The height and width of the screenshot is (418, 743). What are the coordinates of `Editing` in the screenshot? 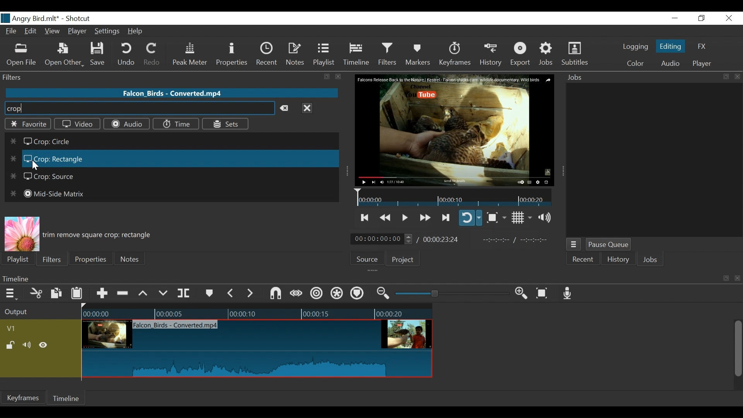 It's located at (672, 46).